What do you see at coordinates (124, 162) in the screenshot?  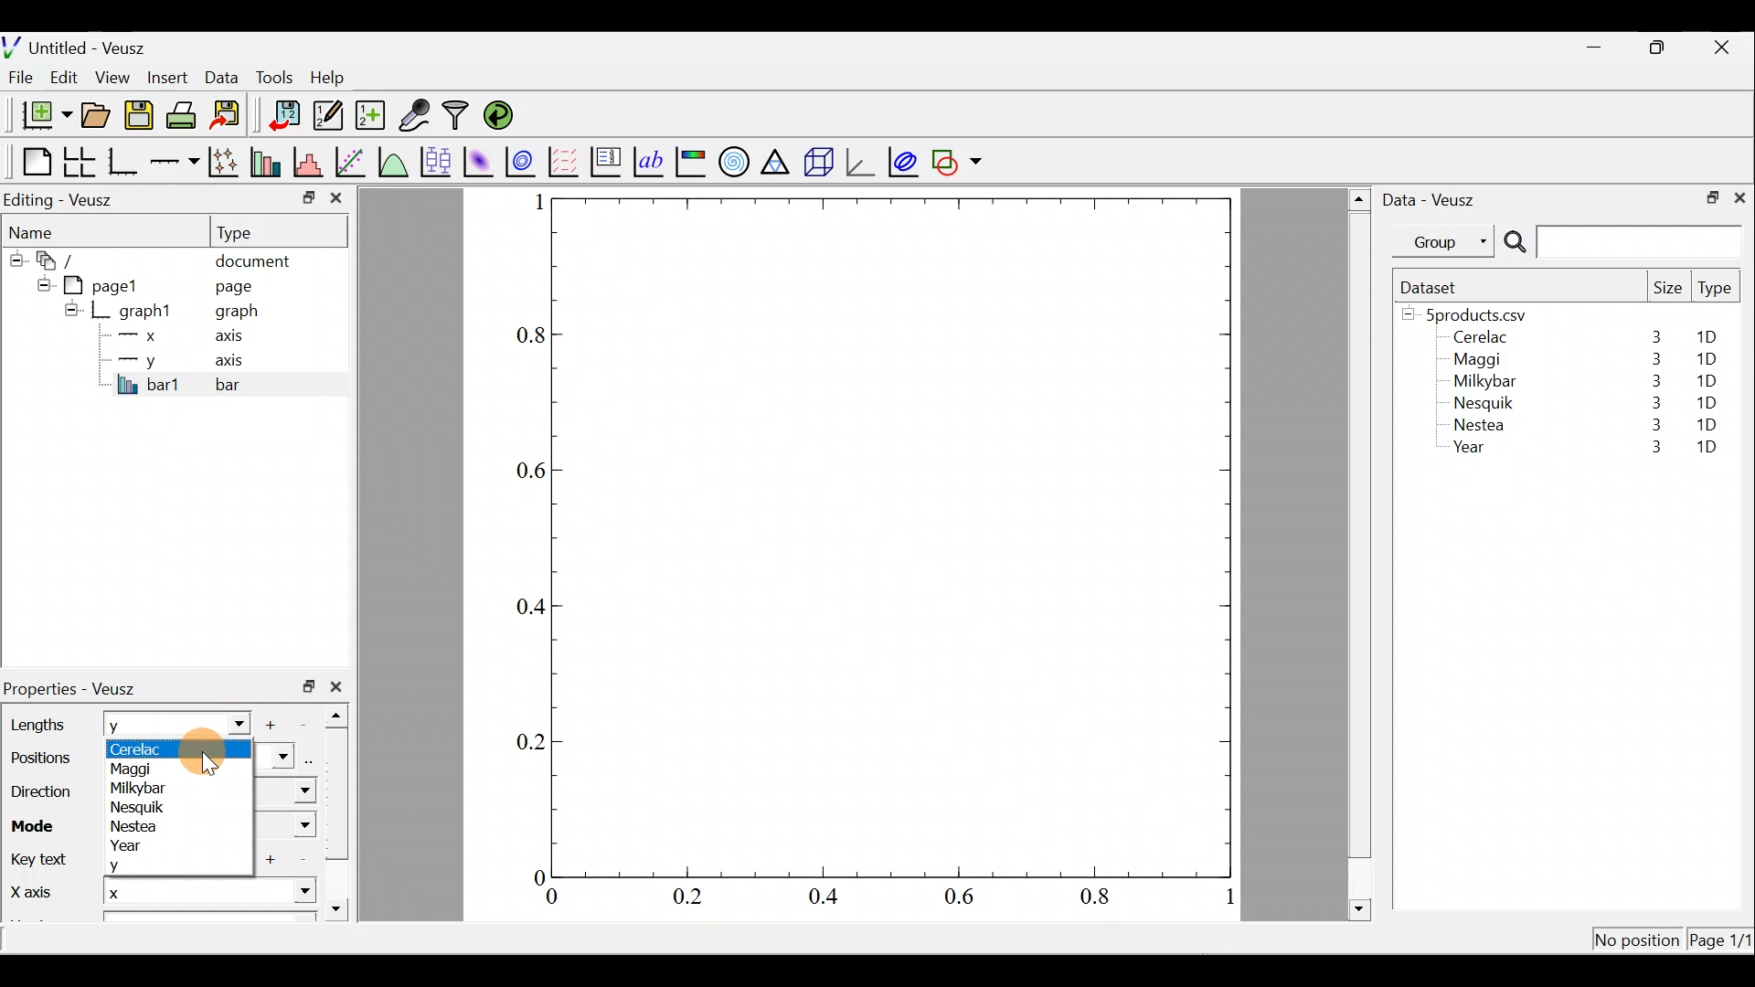 I see `Base graph` at bounding box center [124, 162].